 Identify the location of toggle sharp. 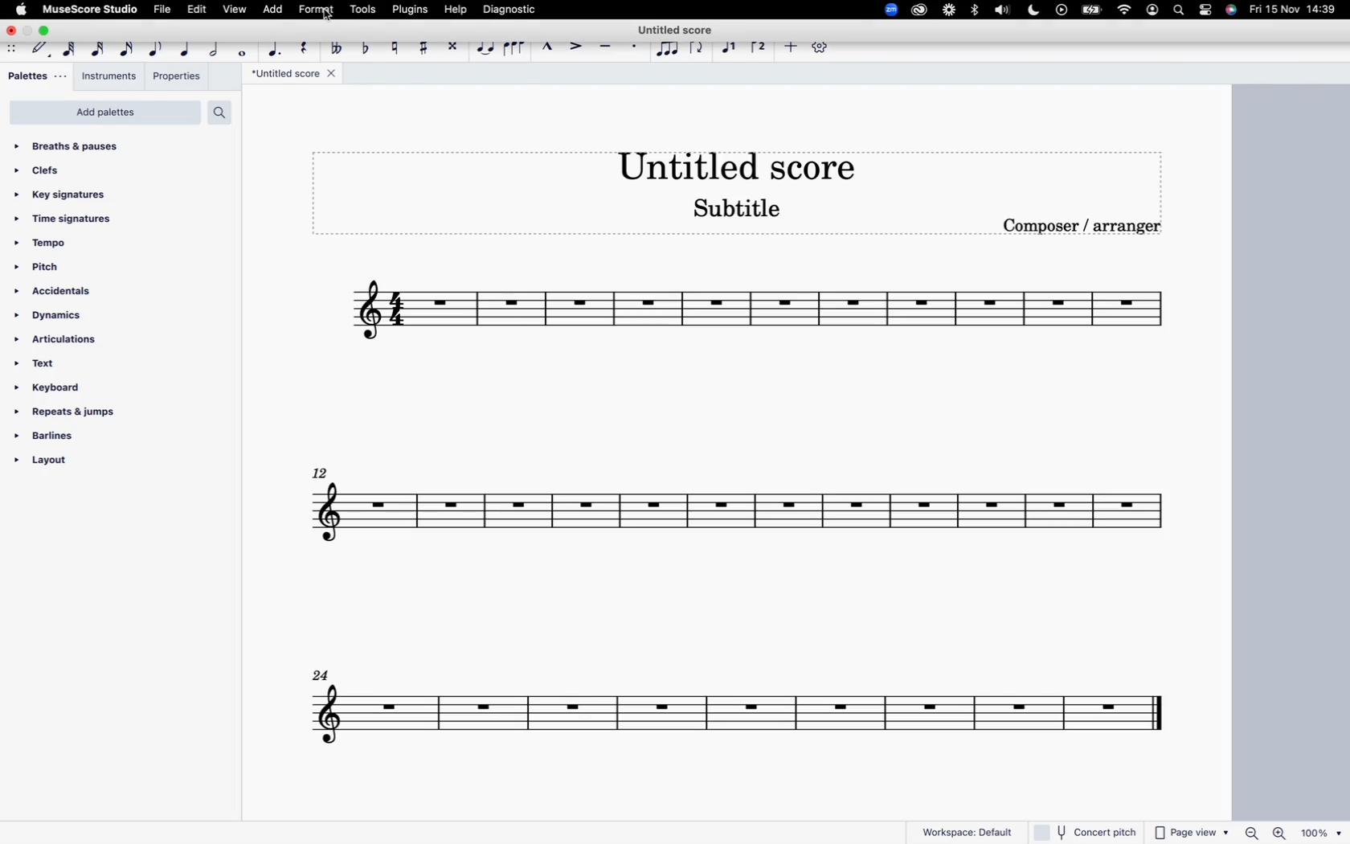
(425, 50).